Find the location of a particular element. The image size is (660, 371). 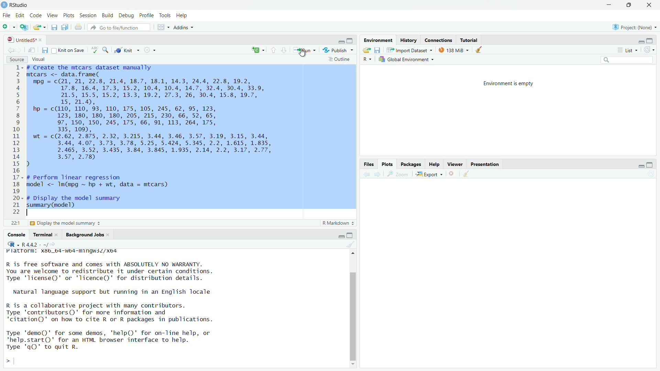

go to previous section is located at coordinates (273, 50).